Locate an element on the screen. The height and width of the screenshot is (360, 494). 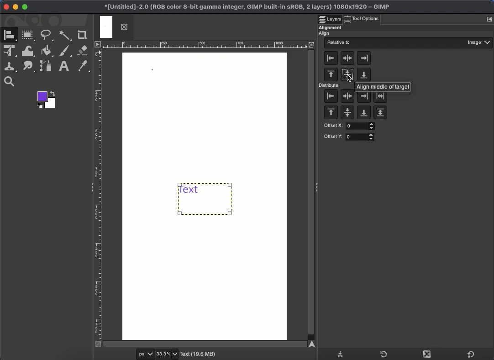
Layers is located at coordinates (331, 16).